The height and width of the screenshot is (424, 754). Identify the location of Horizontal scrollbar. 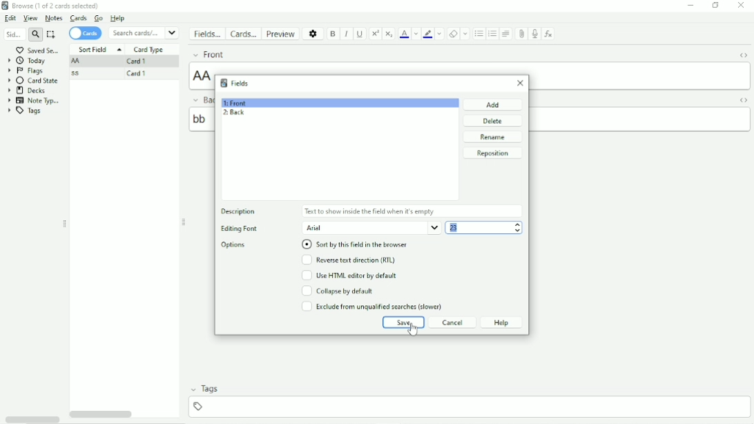
(32, 419).